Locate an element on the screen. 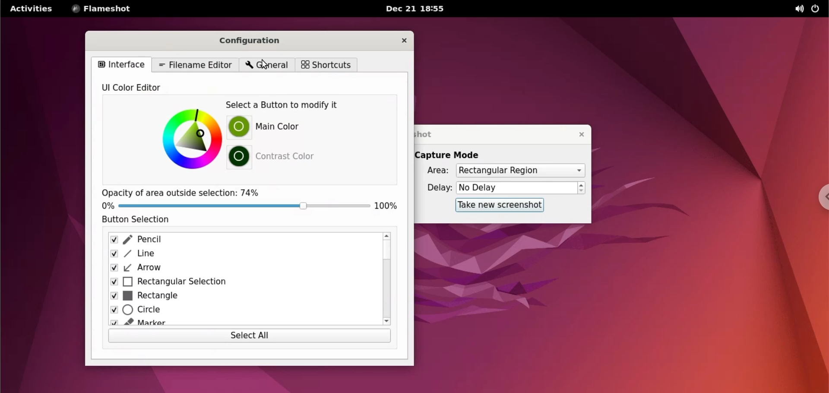 Image resolution: width=829 pixels, height=393 pixels. power options is located at coordinates (816, 9).